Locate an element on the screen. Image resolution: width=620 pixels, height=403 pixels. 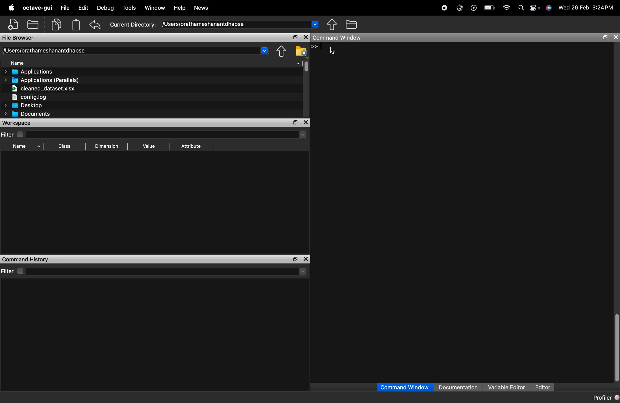
Name ~ is located at coordinates (22, 147).